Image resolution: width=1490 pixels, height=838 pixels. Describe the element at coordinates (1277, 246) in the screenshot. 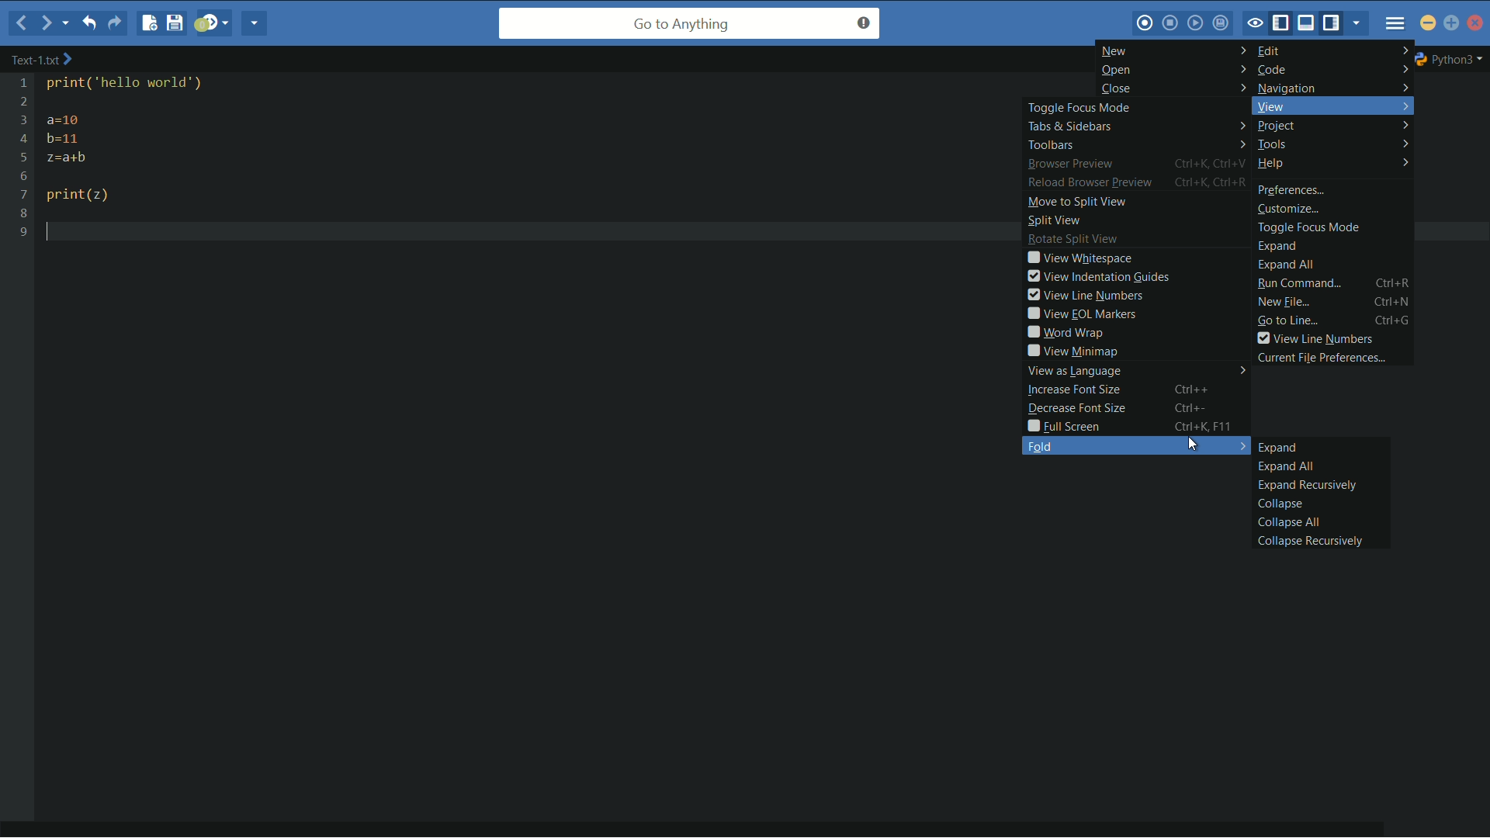

I see `expand` at that location.